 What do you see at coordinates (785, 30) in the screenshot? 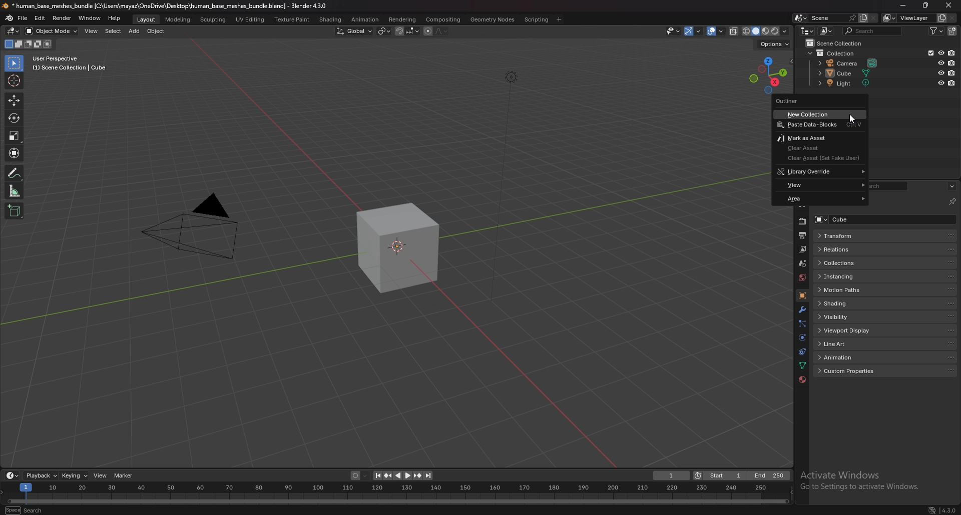
I see `shading` at bounding box center [785, 30].